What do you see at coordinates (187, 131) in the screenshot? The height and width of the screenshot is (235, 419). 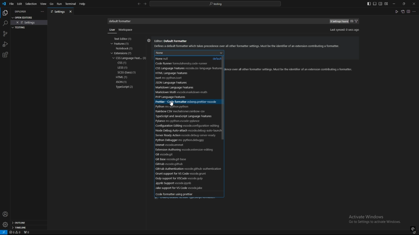 I see `node debug and auto attach` at bounding box center [187, 131].